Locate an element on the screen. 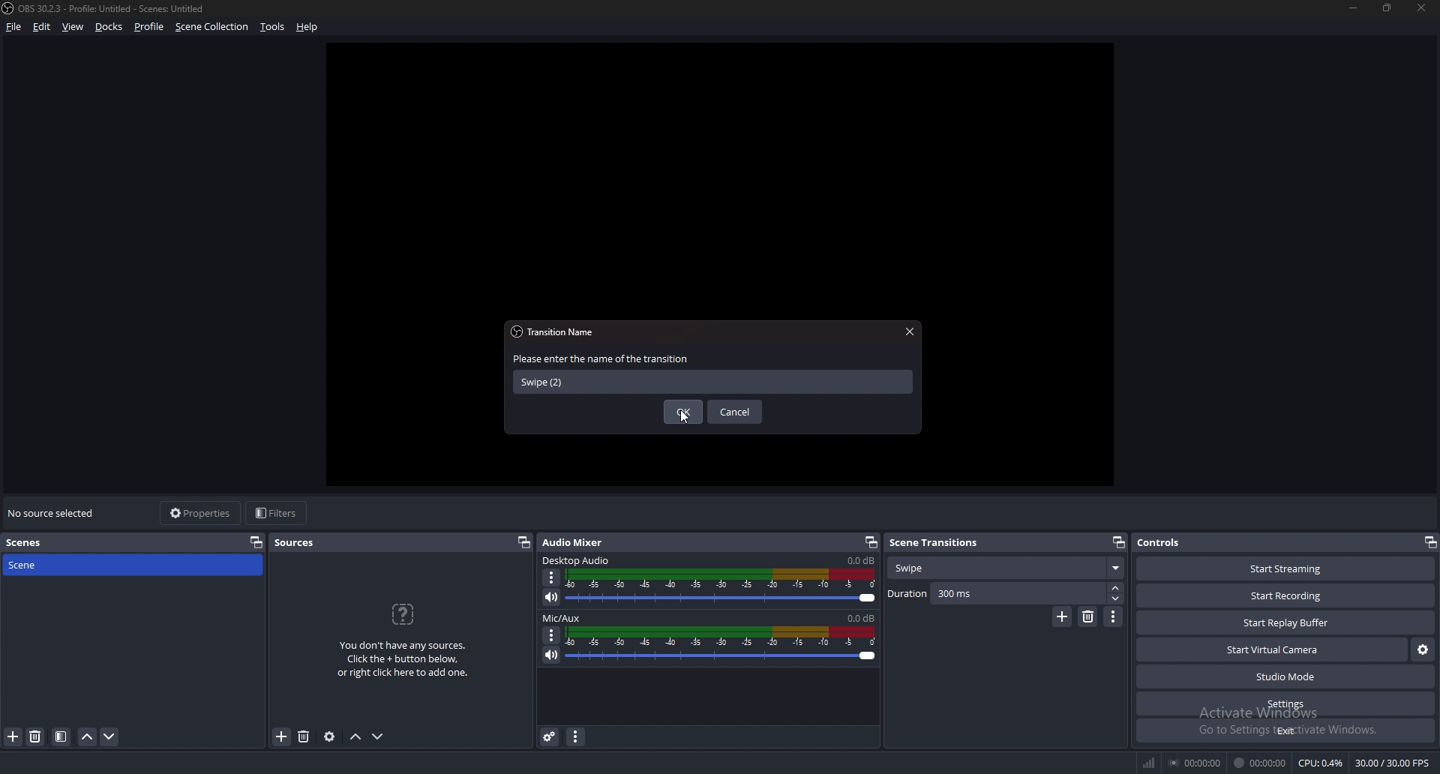 This screenshot has height=774, width=1440. 00:00:00 is located at coordinates (1195, 763).